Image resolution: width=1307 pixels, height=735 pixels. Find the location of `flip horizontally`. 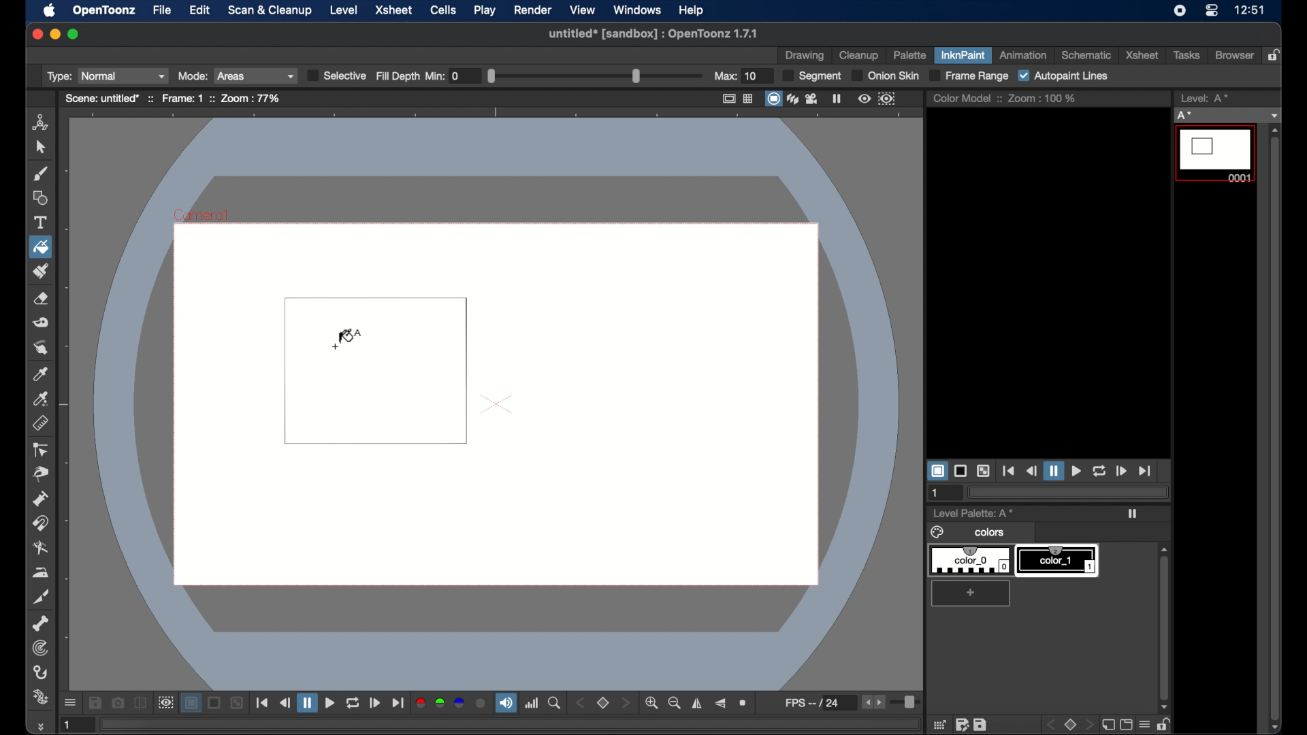

flip horizontally is located at coordinates (698, 703).